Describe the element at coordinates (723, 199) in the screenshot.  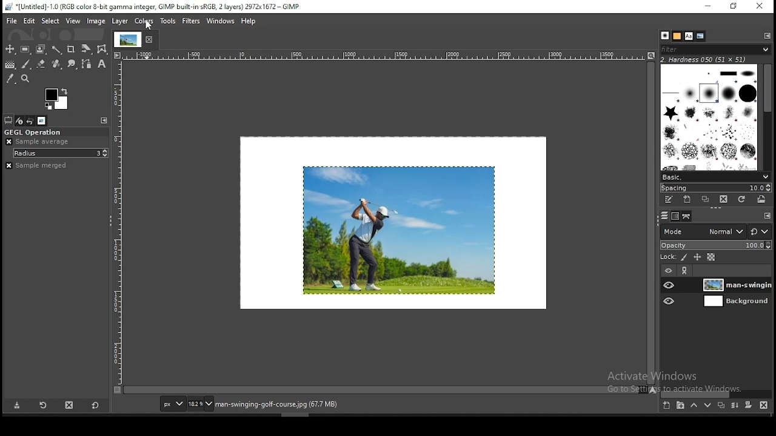
I see `delete brush` at that location.